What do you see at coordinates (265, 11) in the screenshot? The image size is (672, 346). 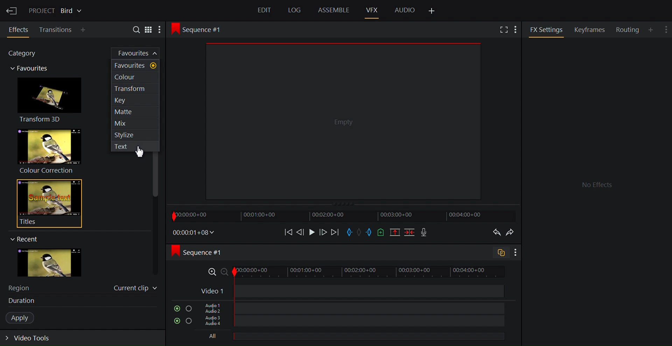 I see `Edit` at bounding box center [265, 11].